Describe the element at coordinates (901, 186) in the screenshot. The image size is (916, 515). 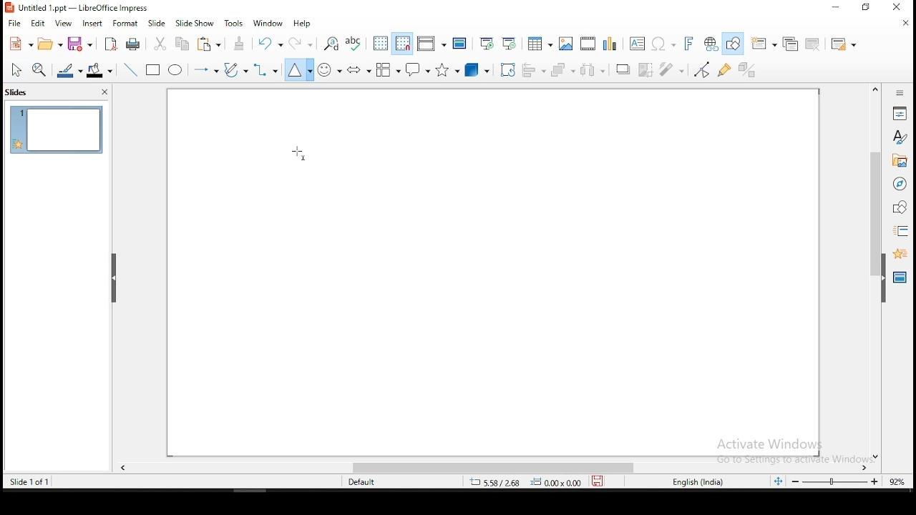
I see `navigator` at that location.